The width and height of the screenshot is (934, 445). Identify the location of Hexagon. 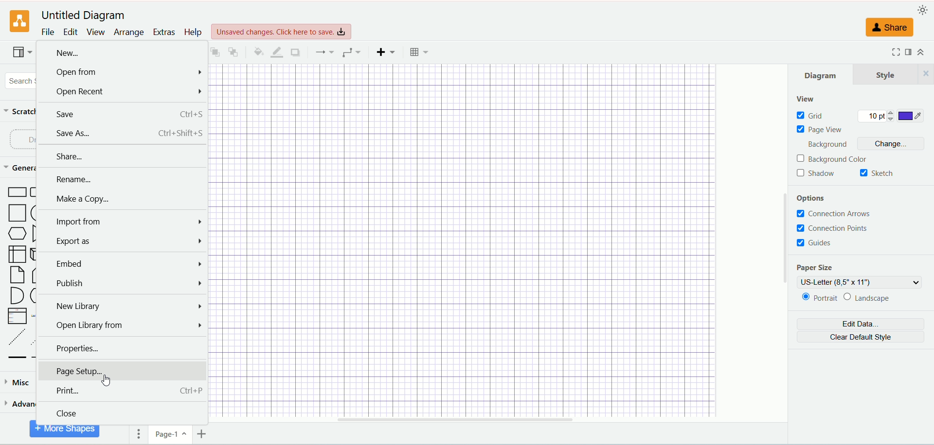
(18, 234).